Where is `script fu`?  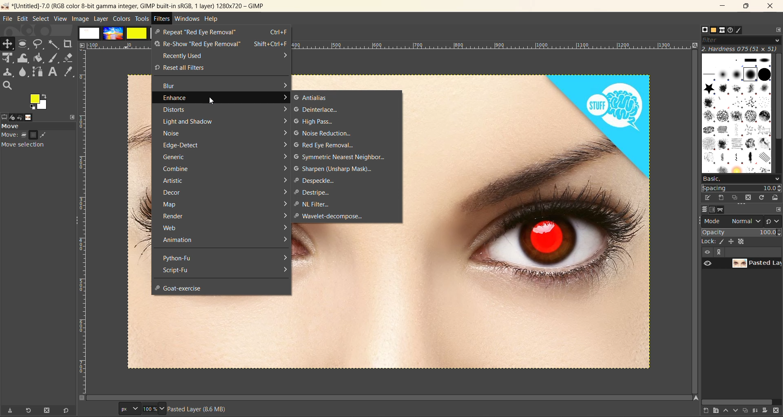 script fu is located at coordinates (223, 271).